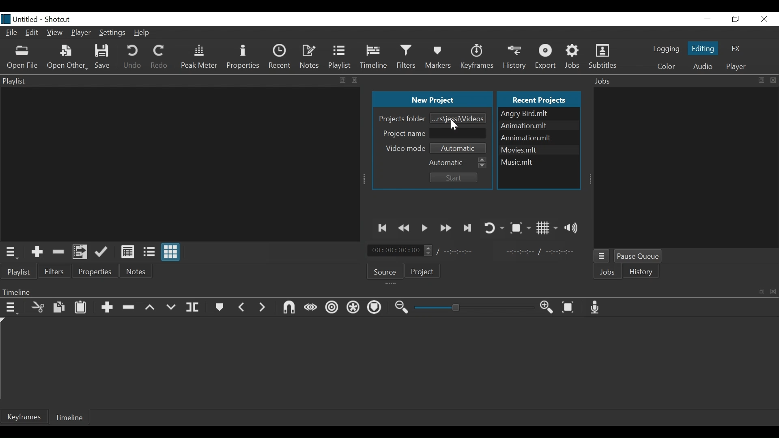 The height and width of the screenshot is (438, 779). I want to click on Toggle Zoom, so click(520, 228).